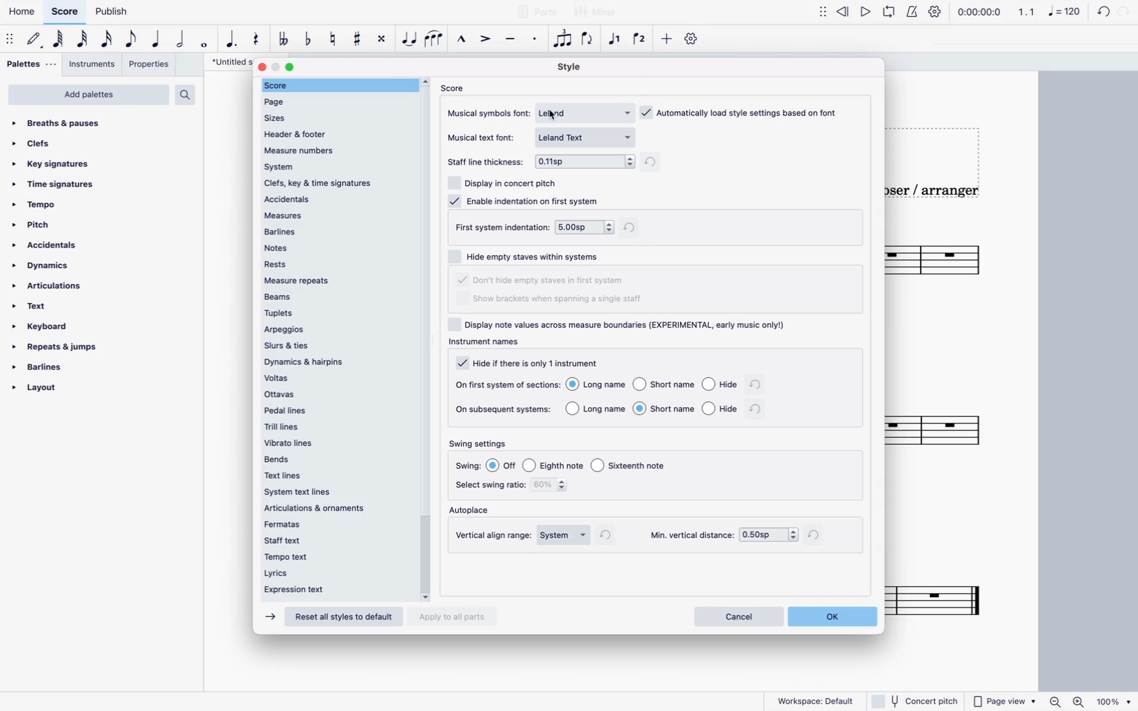  Describe the element at coordinates (132, 41) in the screenshot. I see `eighth note` at that location.